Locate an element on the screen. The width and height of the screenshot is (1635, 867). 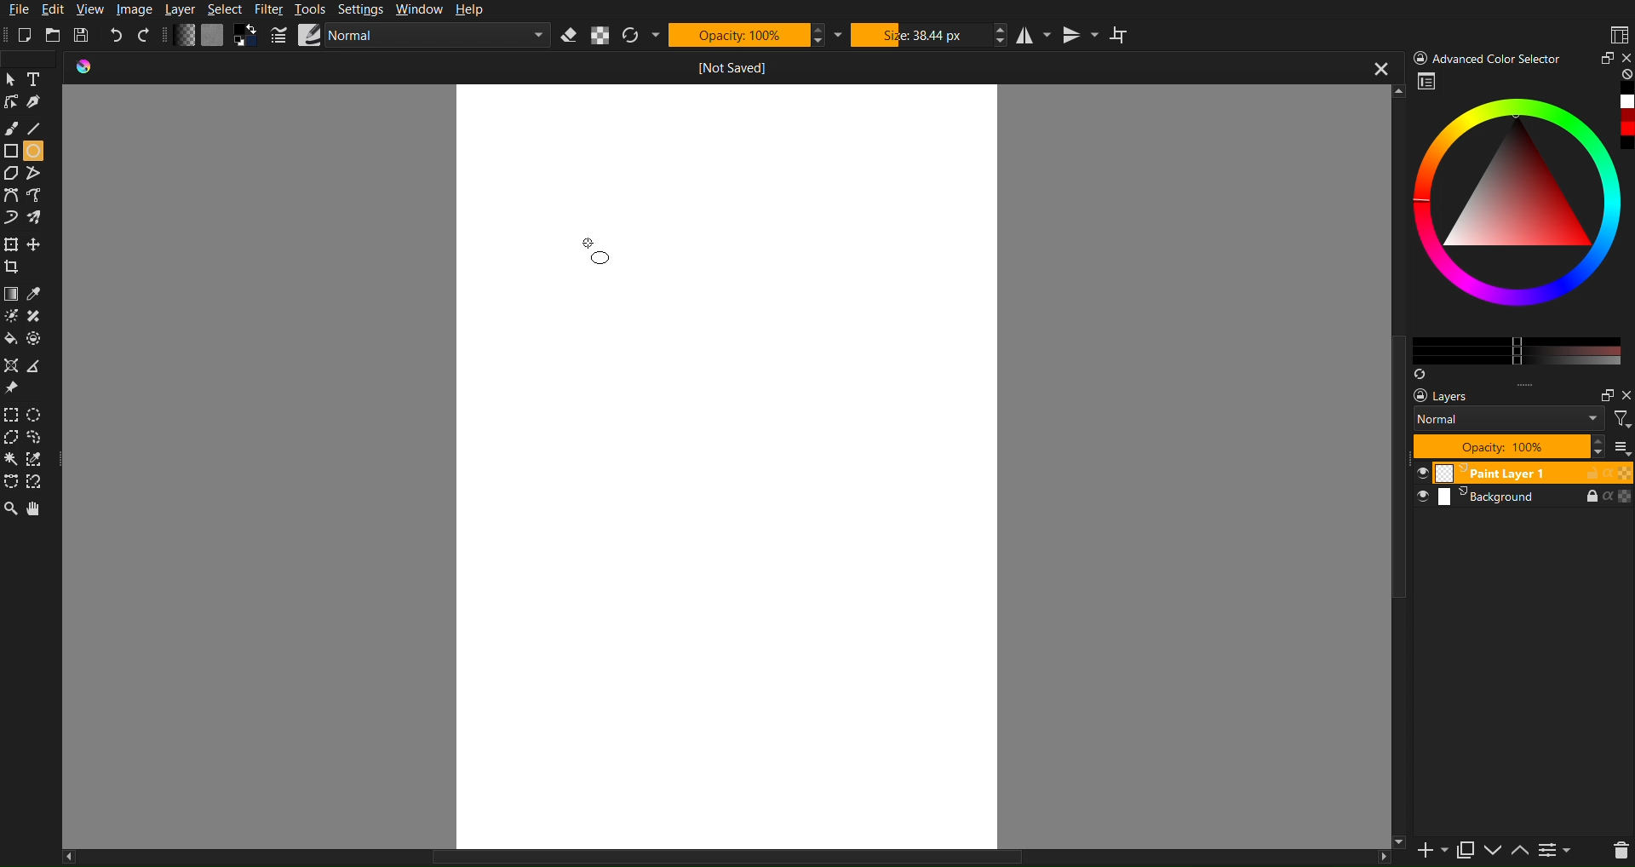
Free shape is located at coordinates (12, 482).